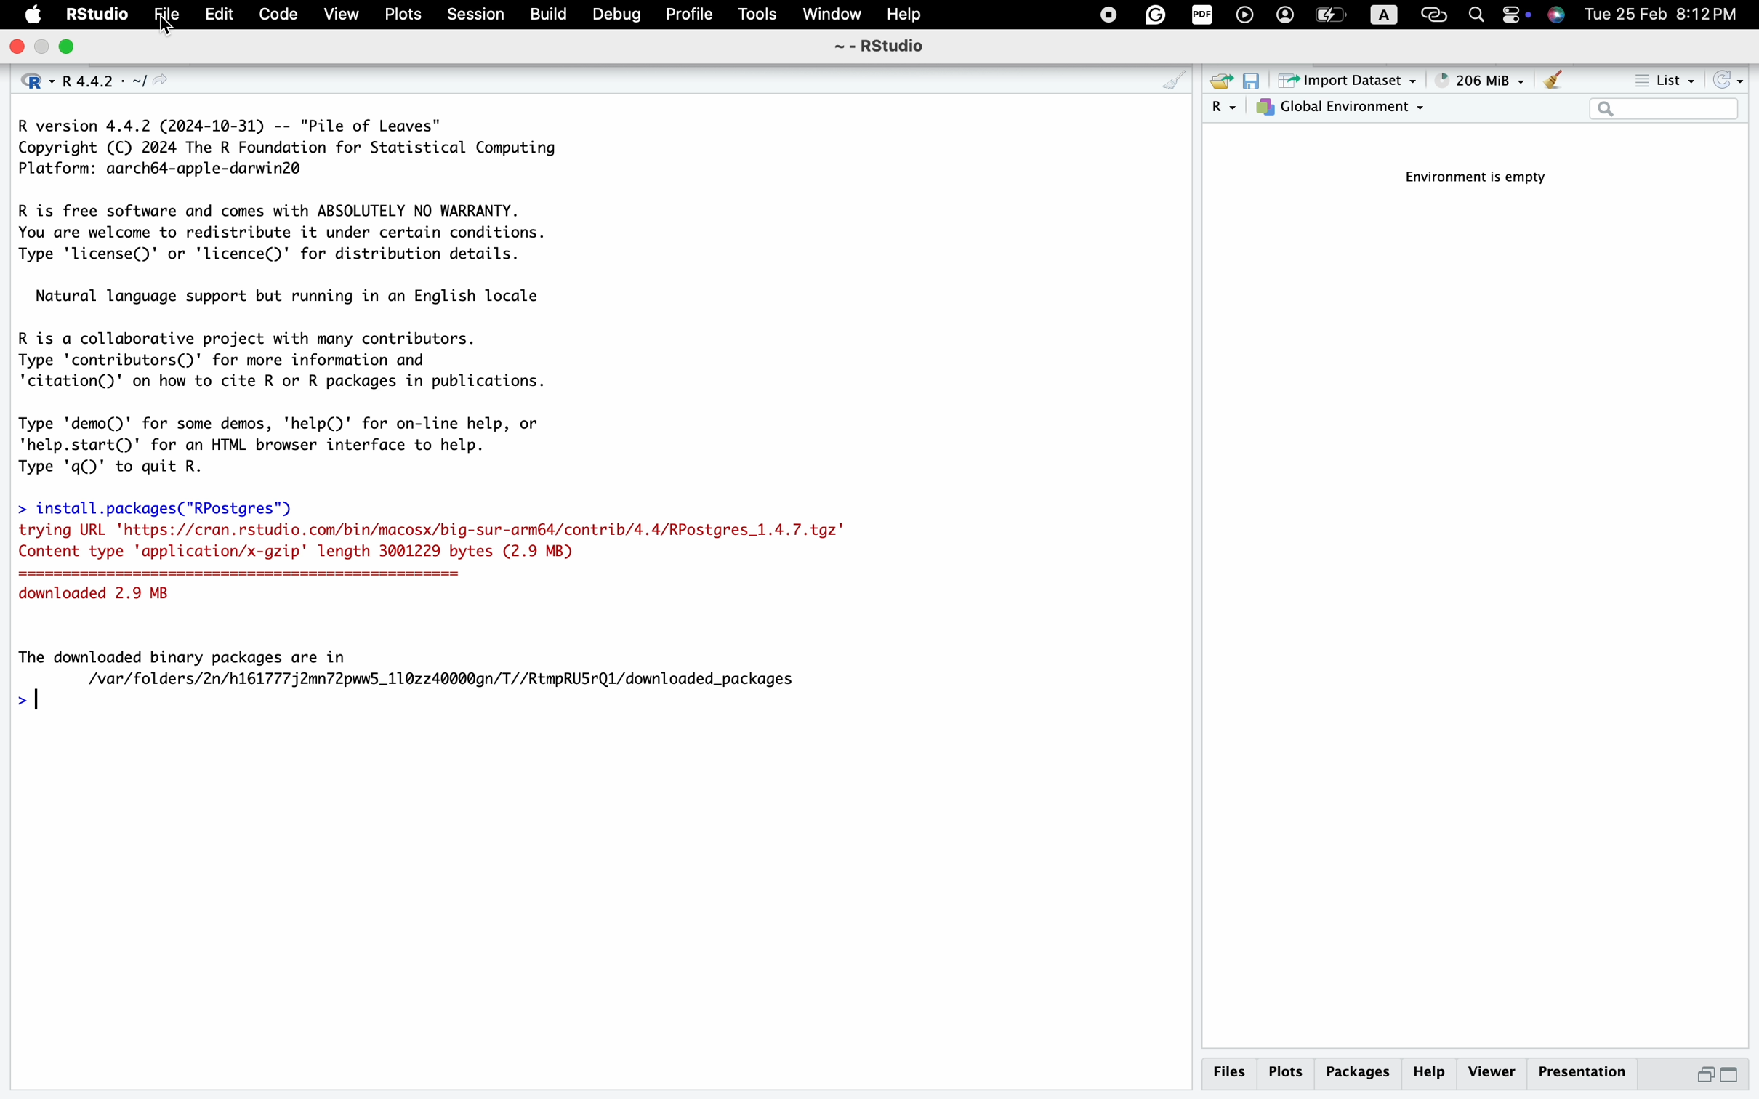 The height and width of the screenshot is (1099, 1759). What do you see at coordinates (29, 15) in the screenshot?
I see `apple logo` at bounding box center [29, 15].